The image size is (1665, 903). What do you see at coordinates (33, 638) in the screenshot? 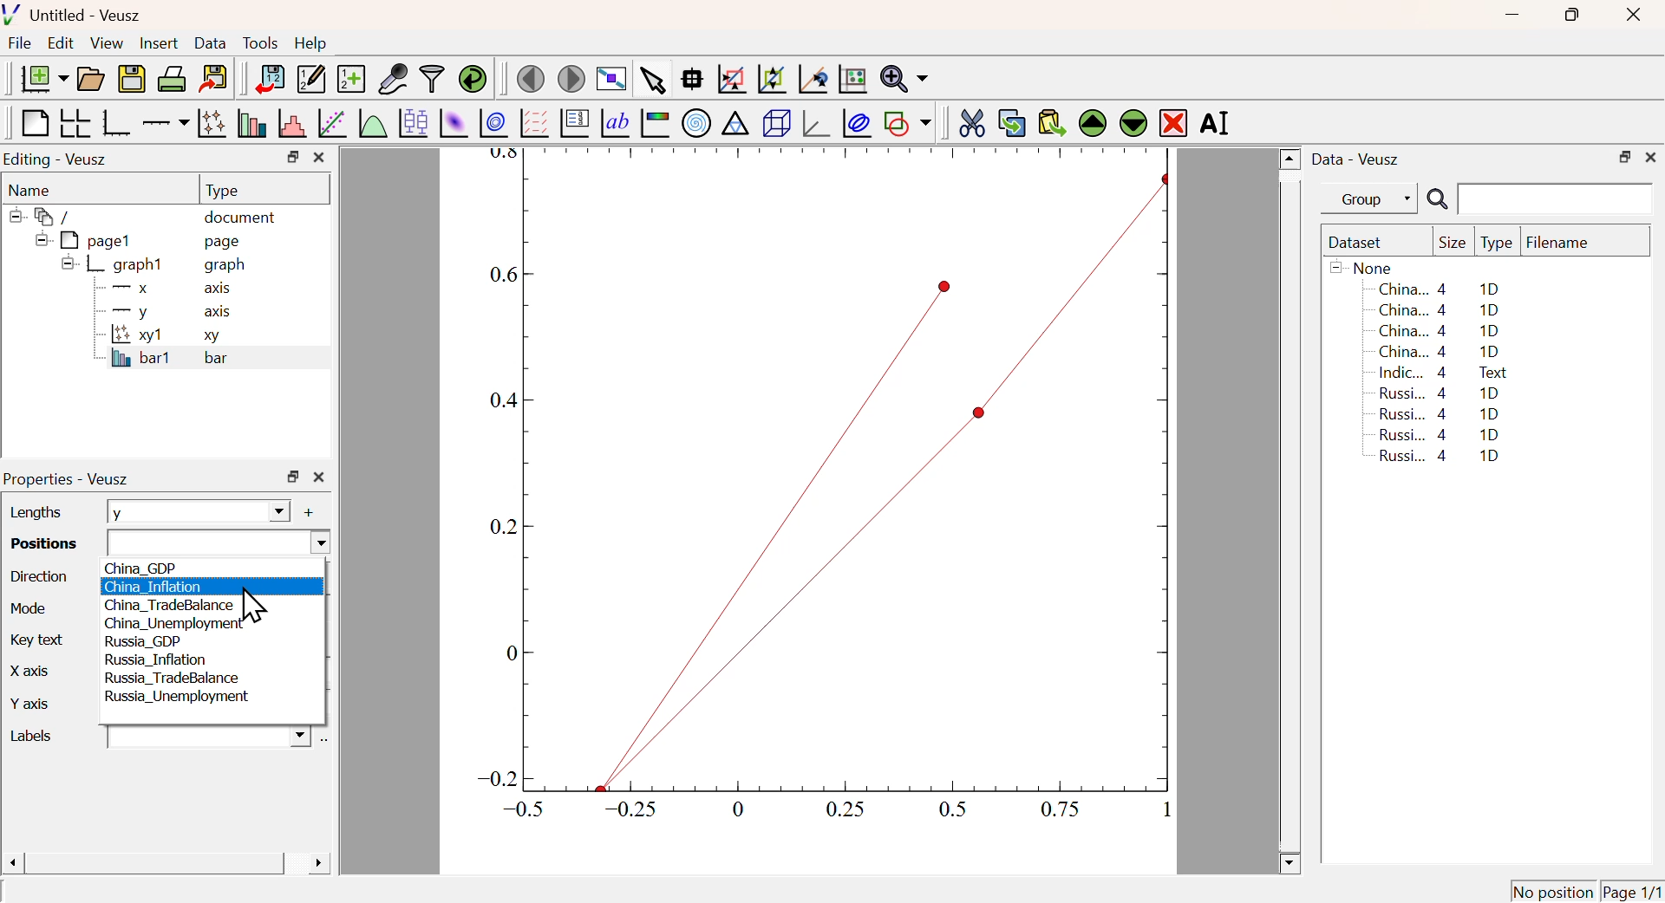
I see `Key Text` at bounding box center [33, 638].